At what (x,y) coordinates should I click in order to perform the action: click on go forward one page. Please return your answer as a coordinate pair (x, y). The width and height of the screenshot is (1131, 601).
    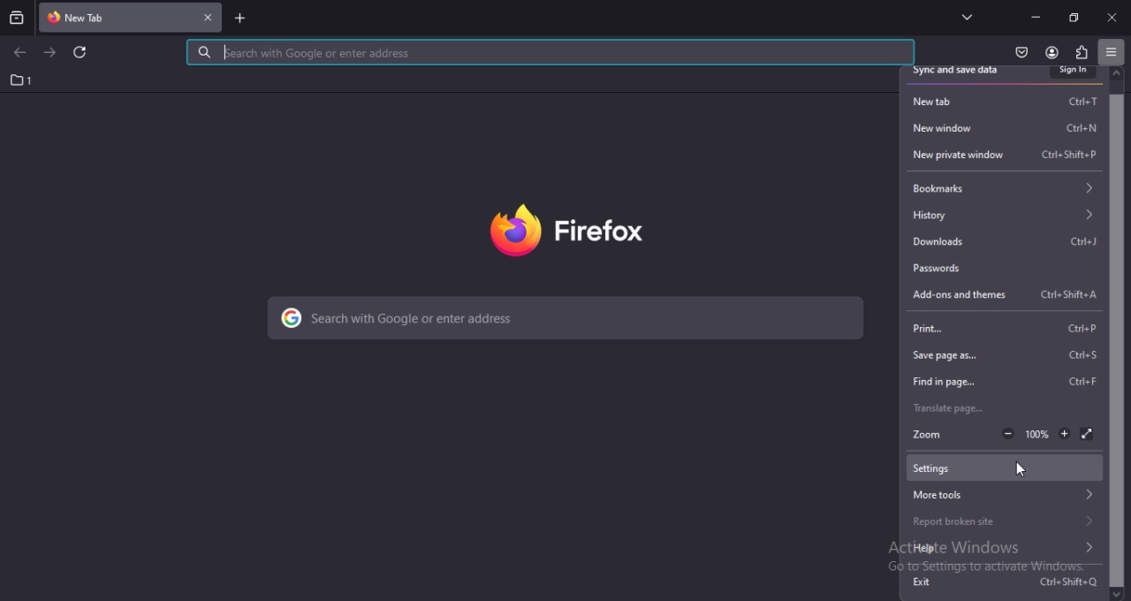
    Looking at the image, I should click on (49, 52).